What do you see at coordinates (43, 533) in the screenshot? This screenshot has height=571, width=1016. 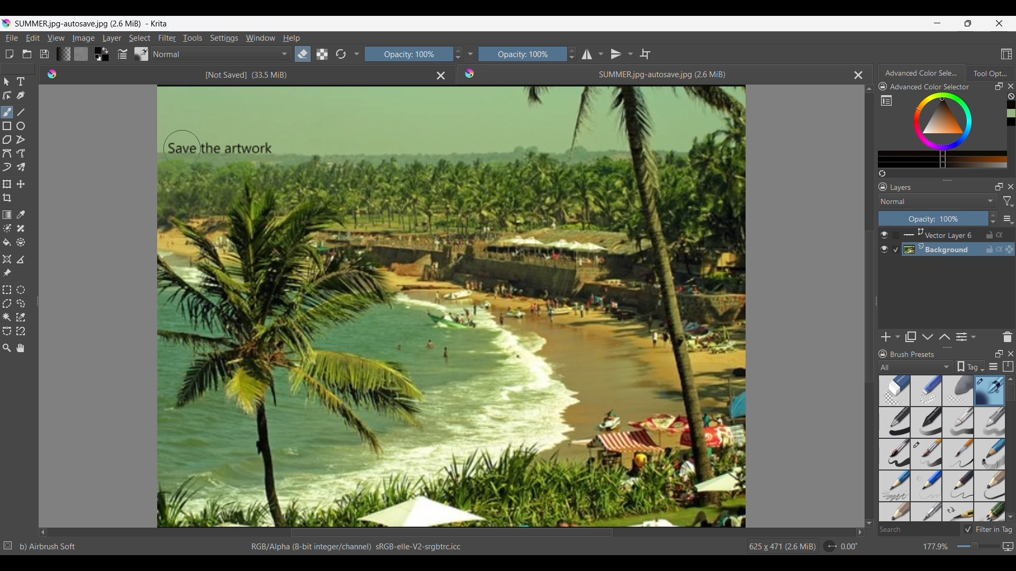 I see `Quick slide to left` at bounding box center [43, 533].